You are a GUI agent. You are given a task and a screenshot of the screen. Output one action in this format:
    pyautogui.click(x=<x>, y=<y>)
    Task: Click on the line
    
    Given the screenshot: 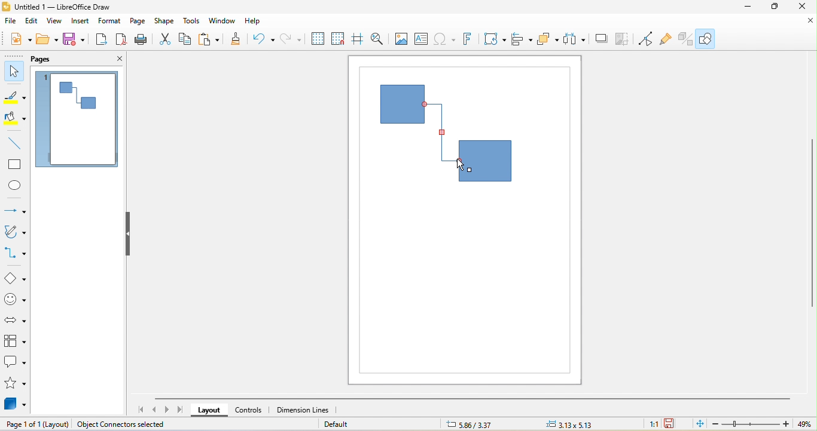 What is the action you would take?
    pyautogui.click(x=14, y=143)
    